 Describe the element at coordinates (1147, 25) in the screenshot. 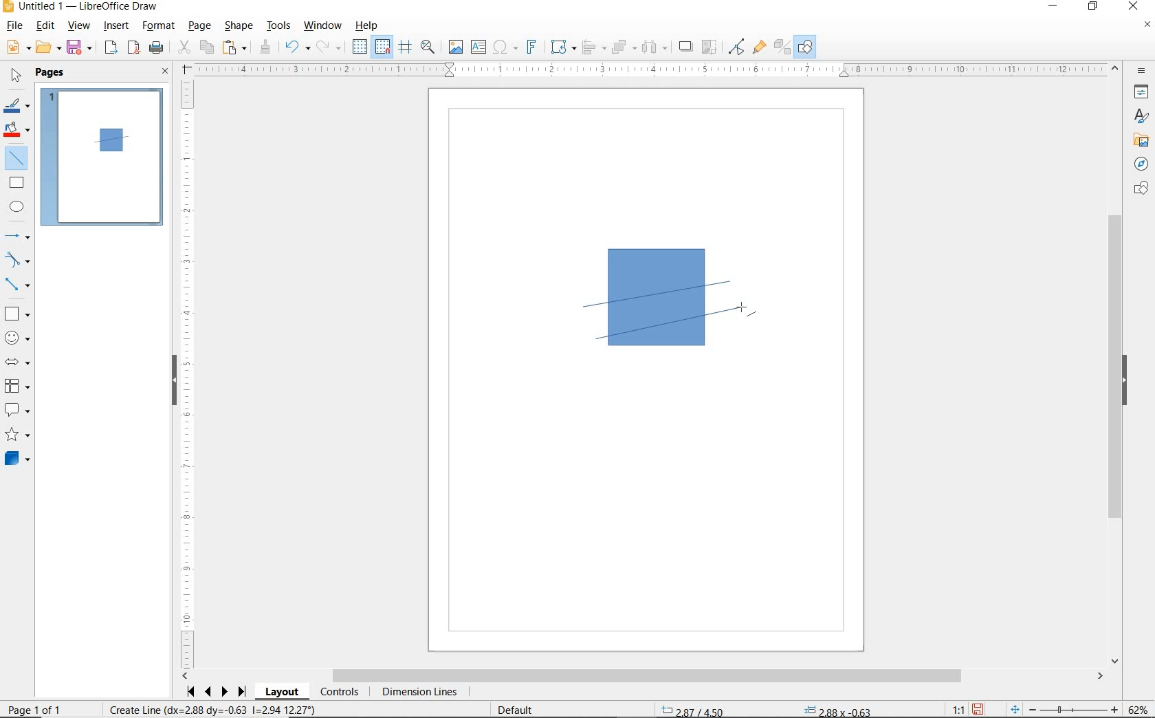

I see `CLOSE DOCUMENT` at that location.